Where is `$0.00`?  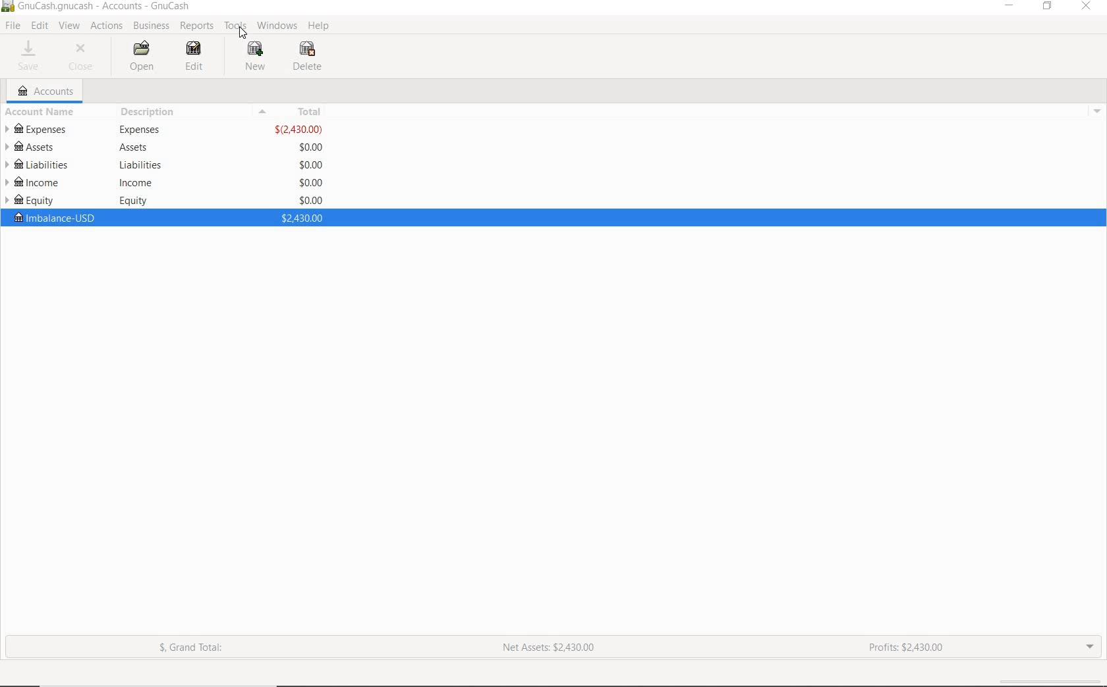
$0.00 is located at coordinates (312, 164).